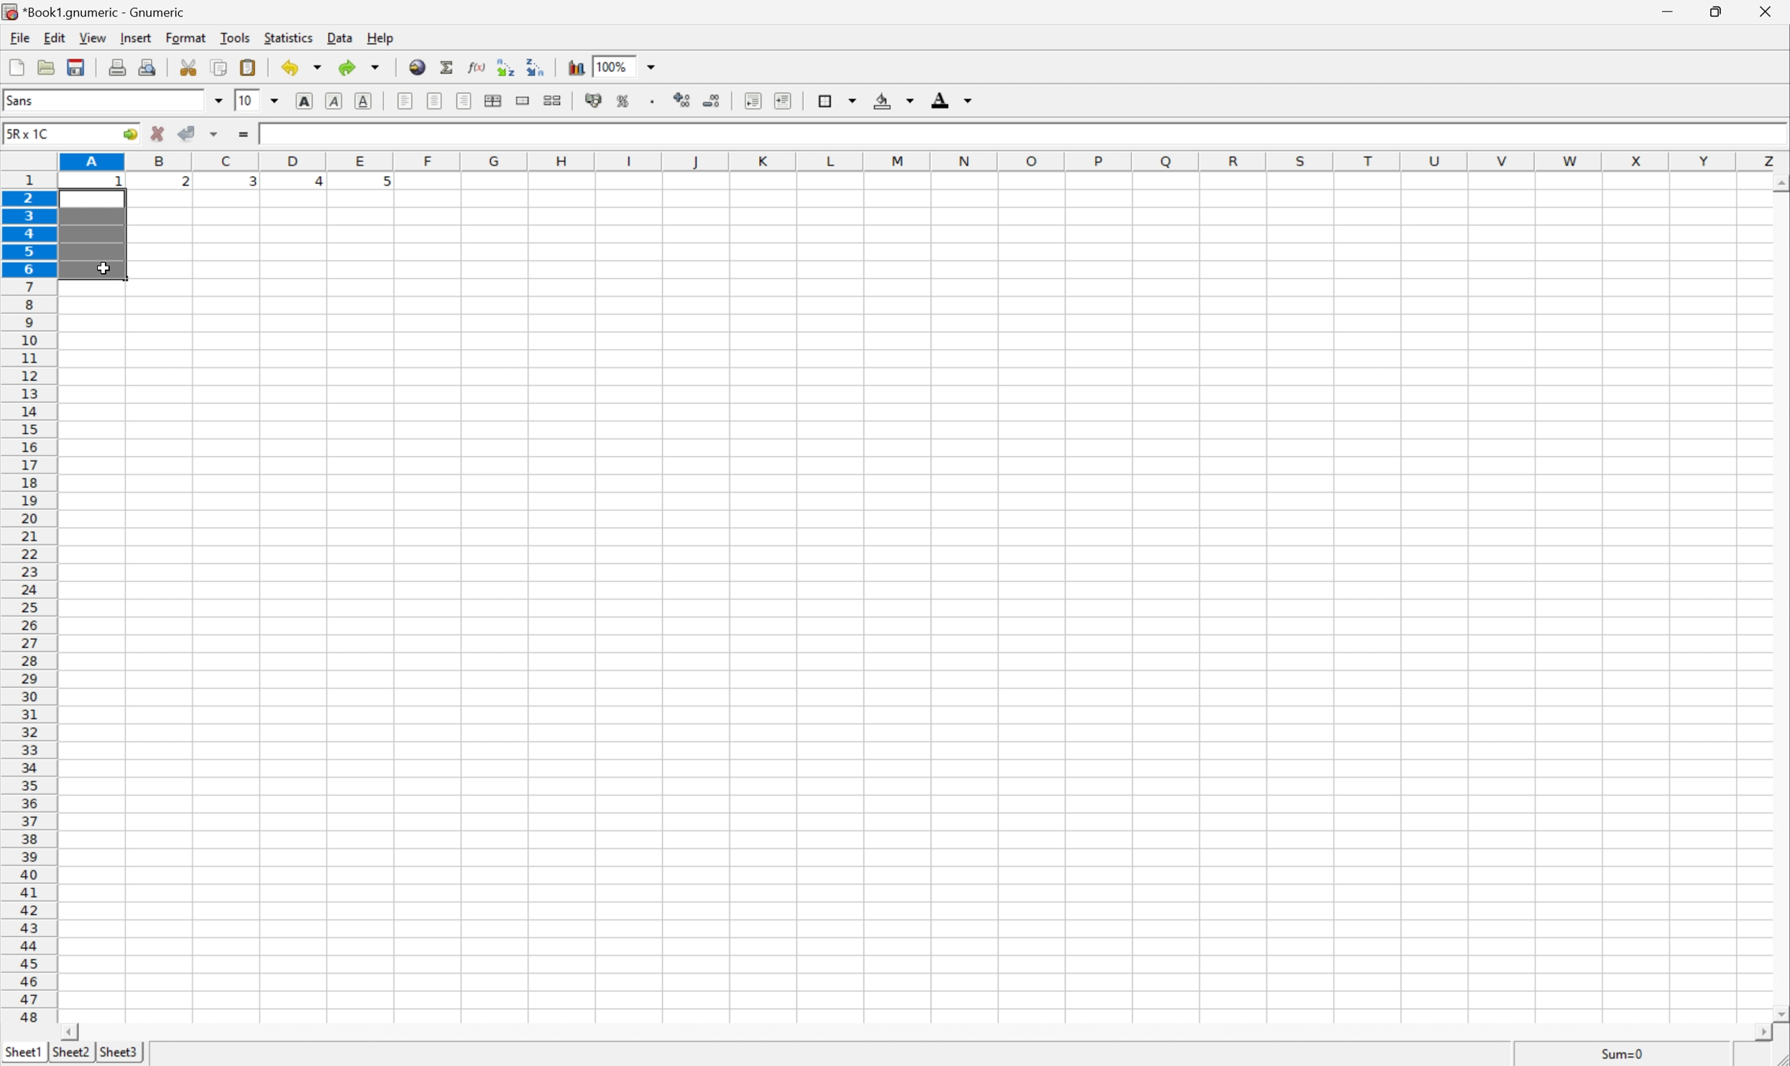 Image resolution: width=1790 pixels, height=1066 pixels. I want to click on sheet1, so click(22, 1055).